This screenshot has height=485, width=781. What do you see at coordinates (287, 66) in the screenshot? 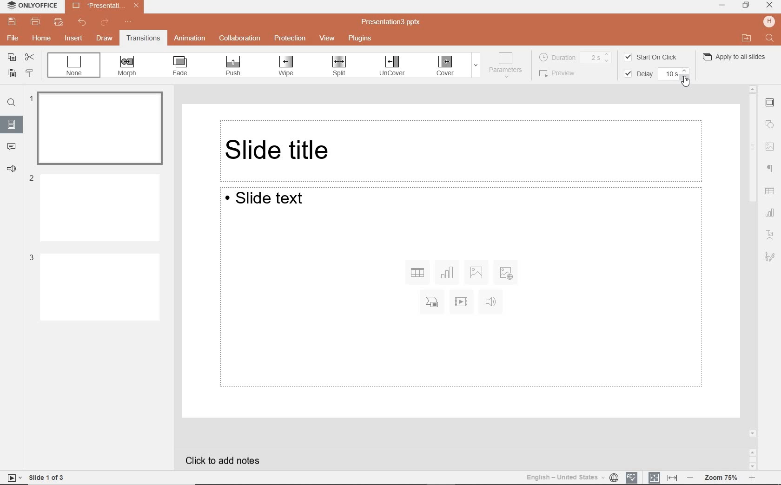
I see `WIPE` at bounding box center [287, 66].